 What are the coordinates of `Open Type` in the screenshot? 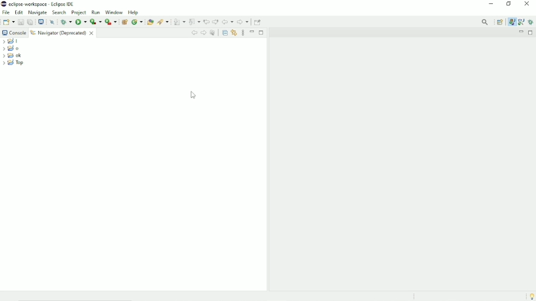 It's located at (150, 22).